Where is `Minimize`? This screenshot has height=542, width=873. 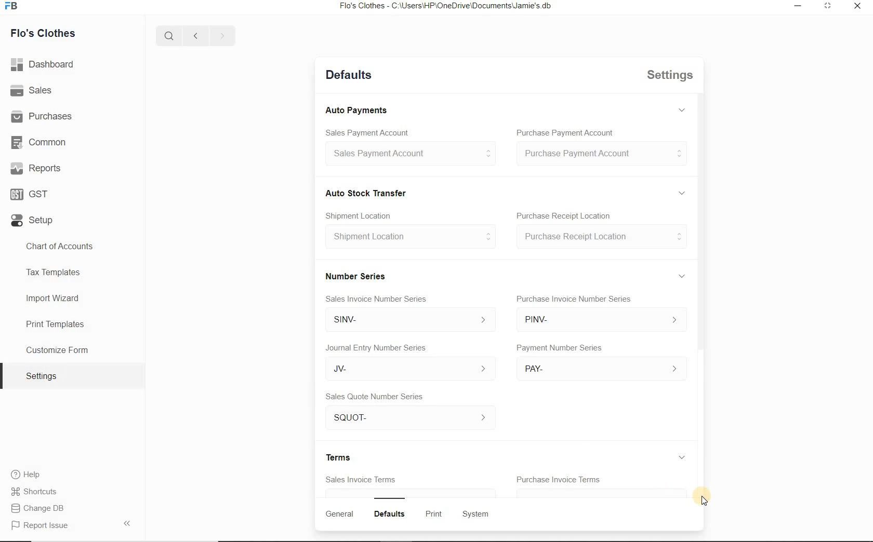
Minimize is located at coordinates (798, 6).